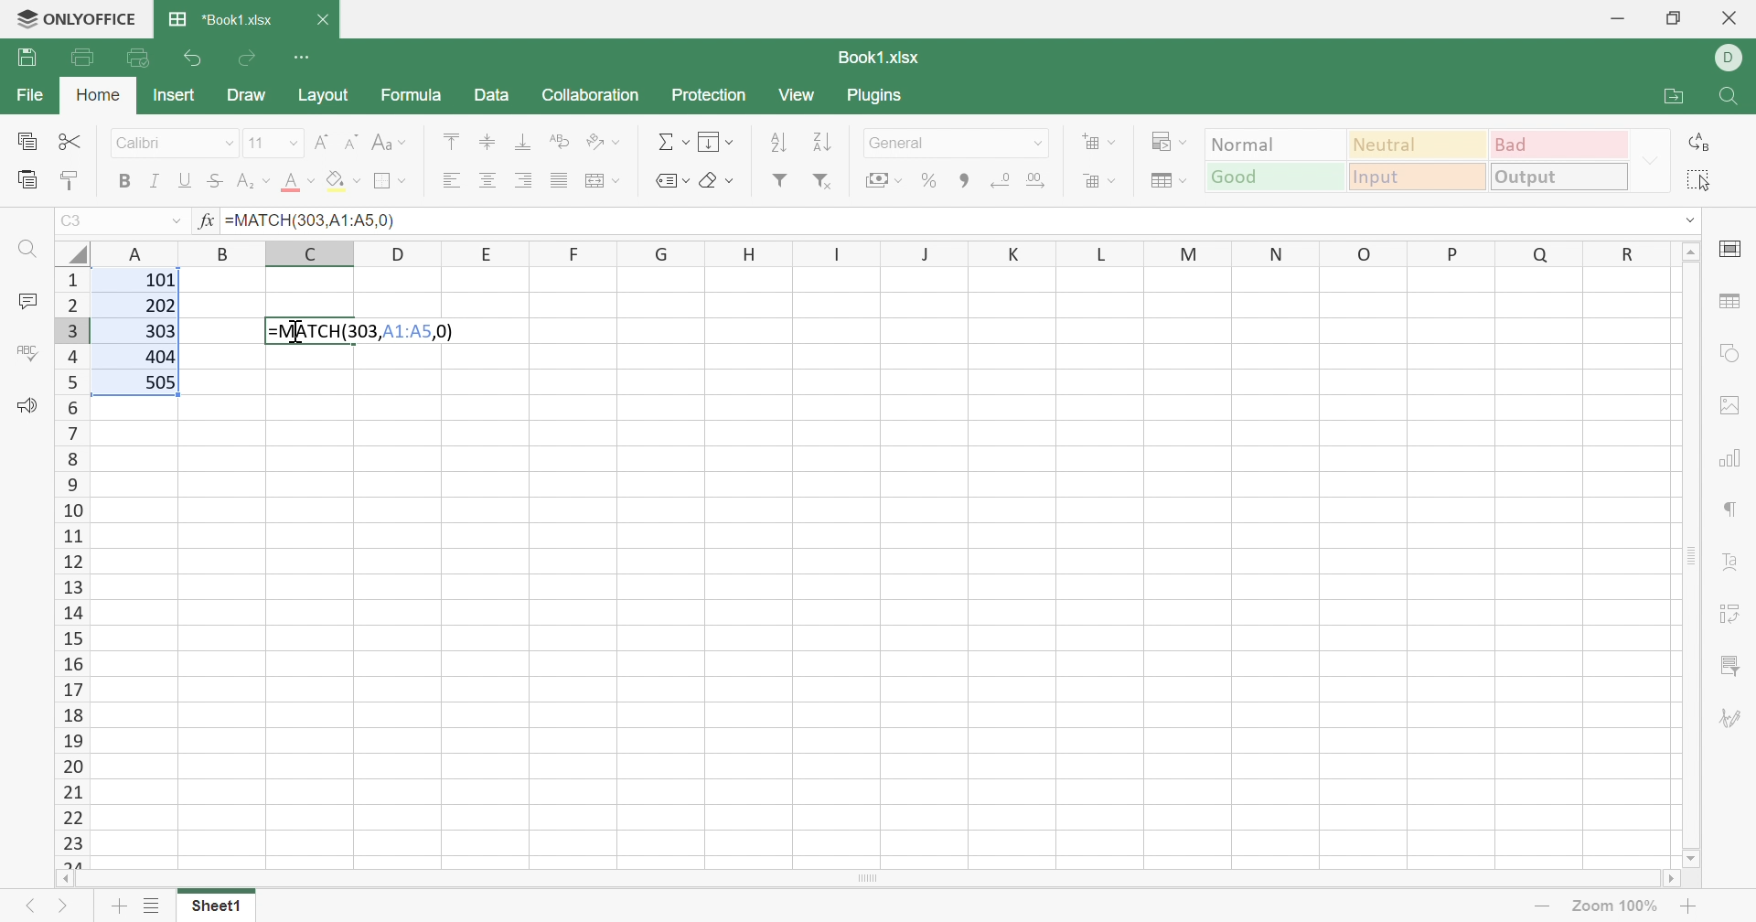 The image size is (1756, 922). Describe the element at coordinates (1731, 351) in the screenshot. I see `shape settings` at that location.